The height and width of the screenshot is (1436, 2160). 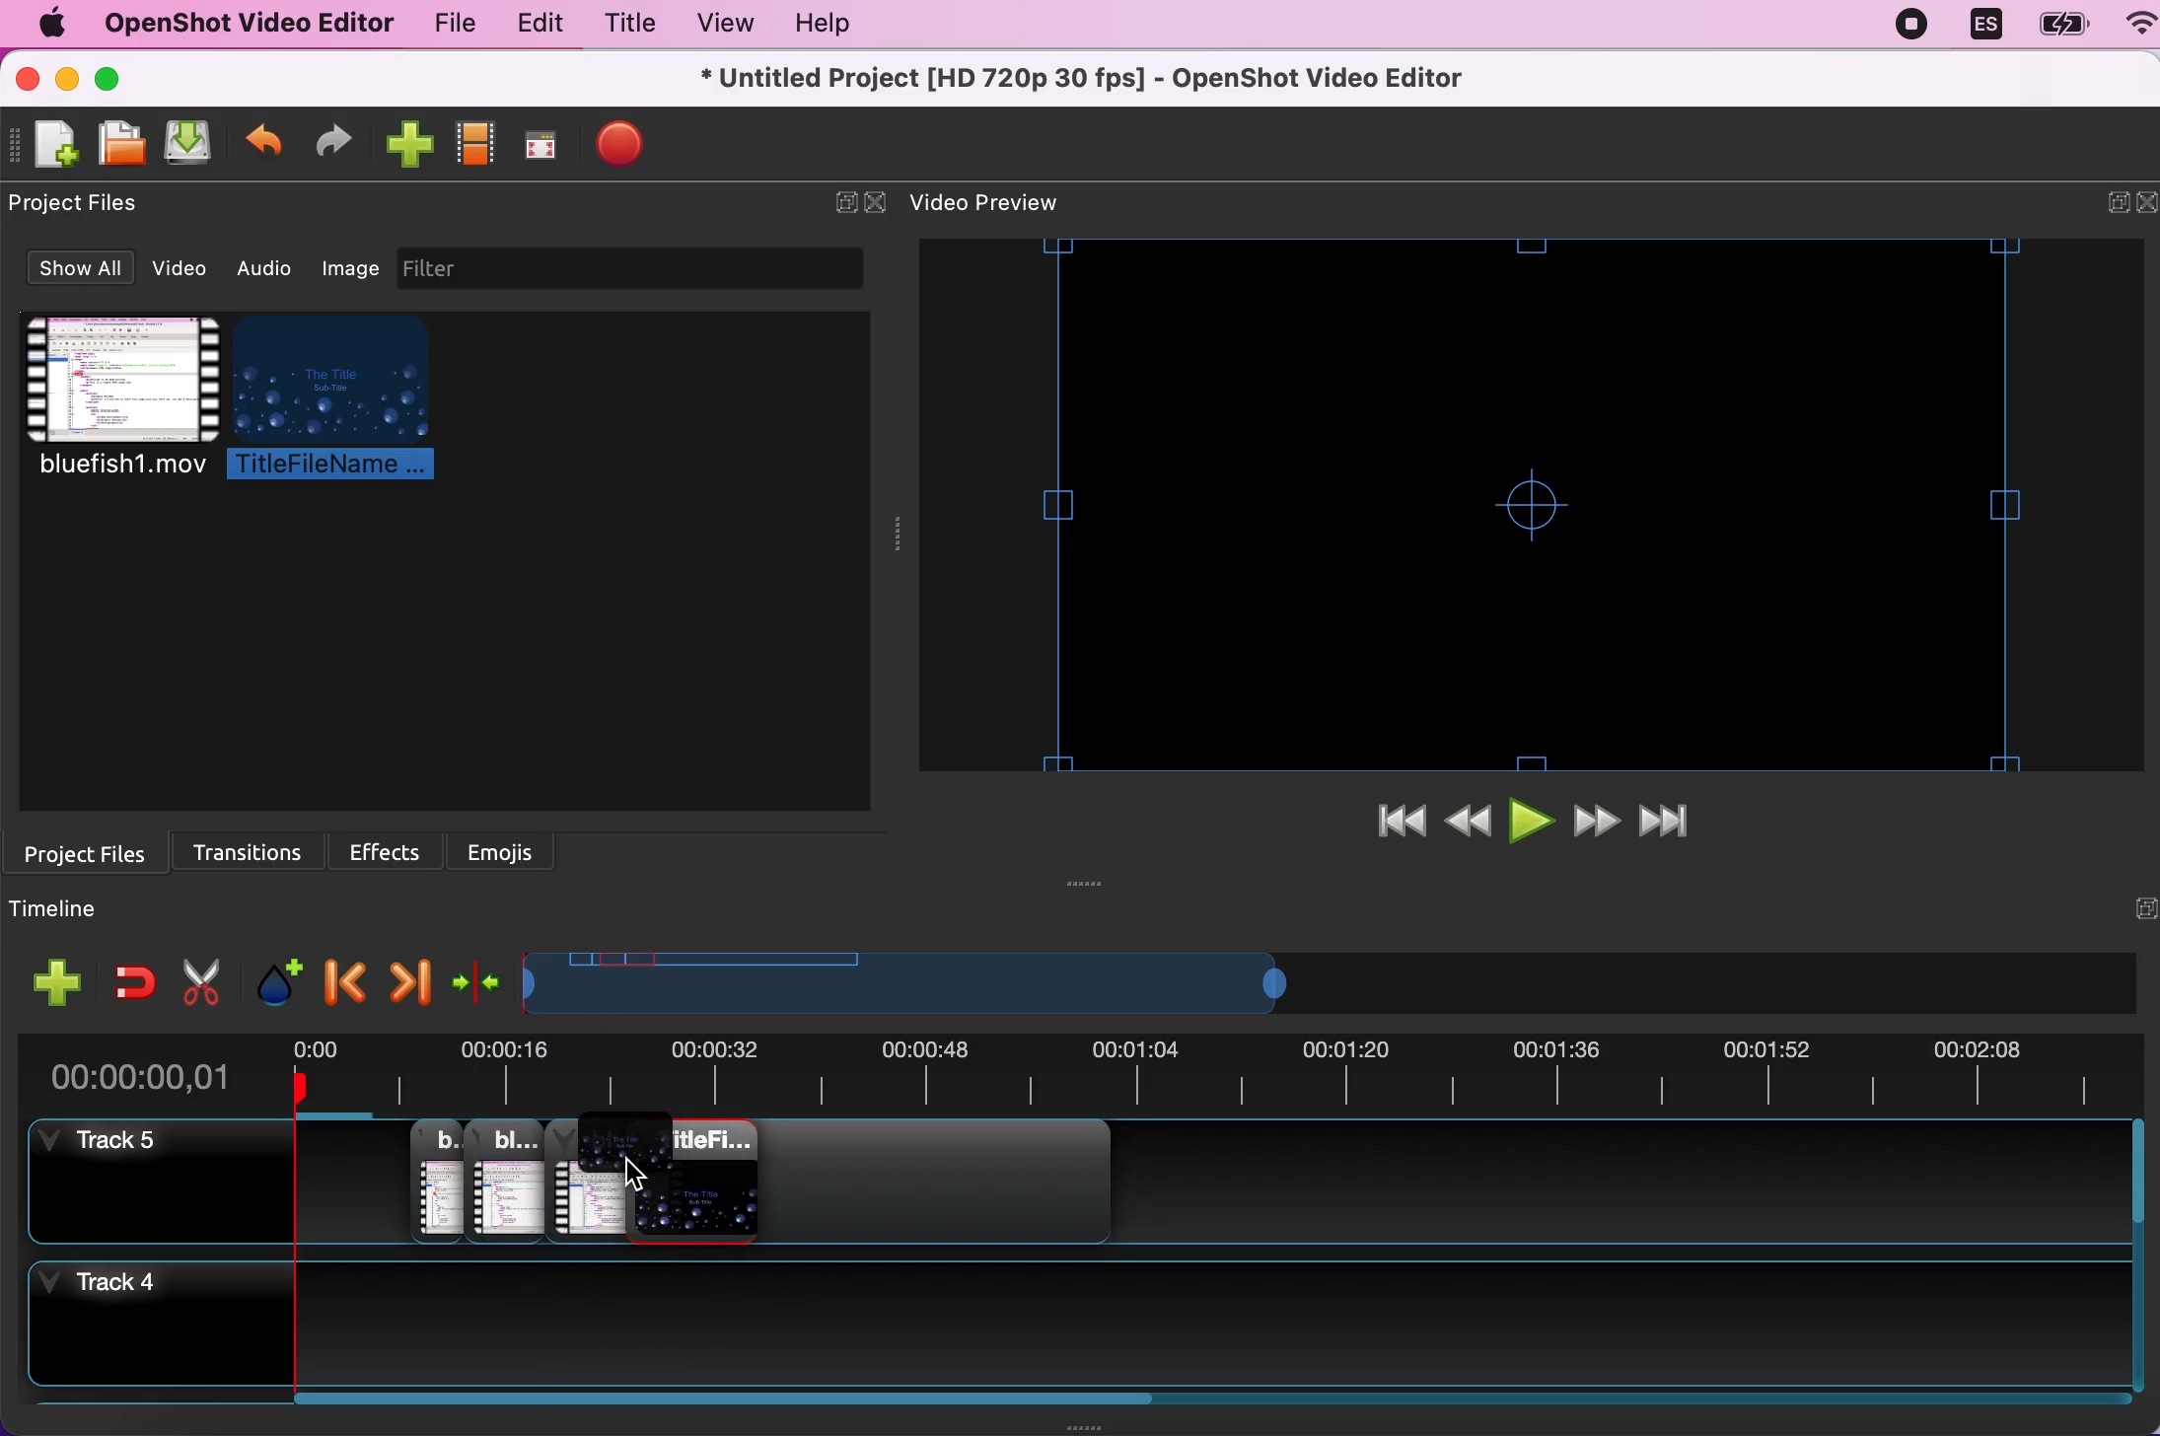 What do you see at coordinates (814, 27) in the screenshot?
I see `help` at bounding box center [814, 27].